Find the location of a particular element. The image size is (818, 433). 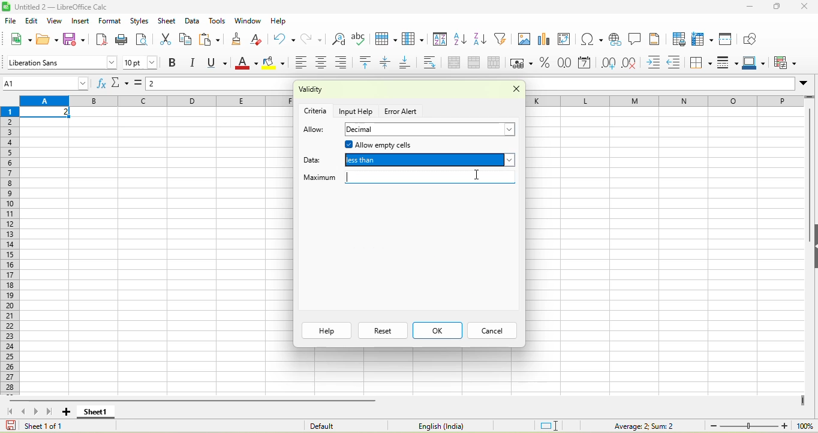

file is located at coordinates (10, 20).